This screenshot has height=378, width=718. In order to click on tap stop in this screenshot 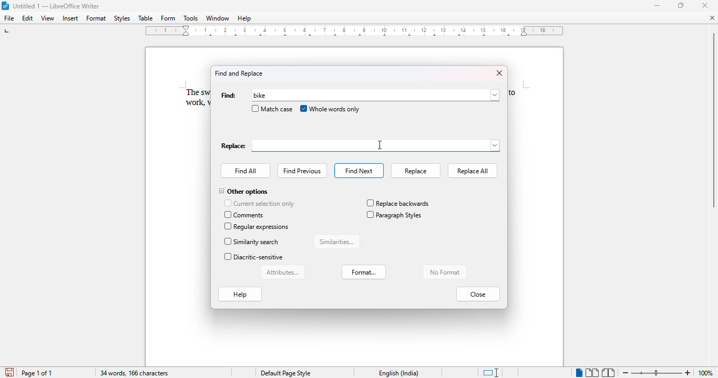, I will do `click(7, 33)`.